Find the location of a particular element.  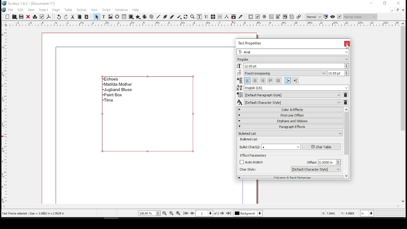

pdf combo box is located at coordinates (278, 17).